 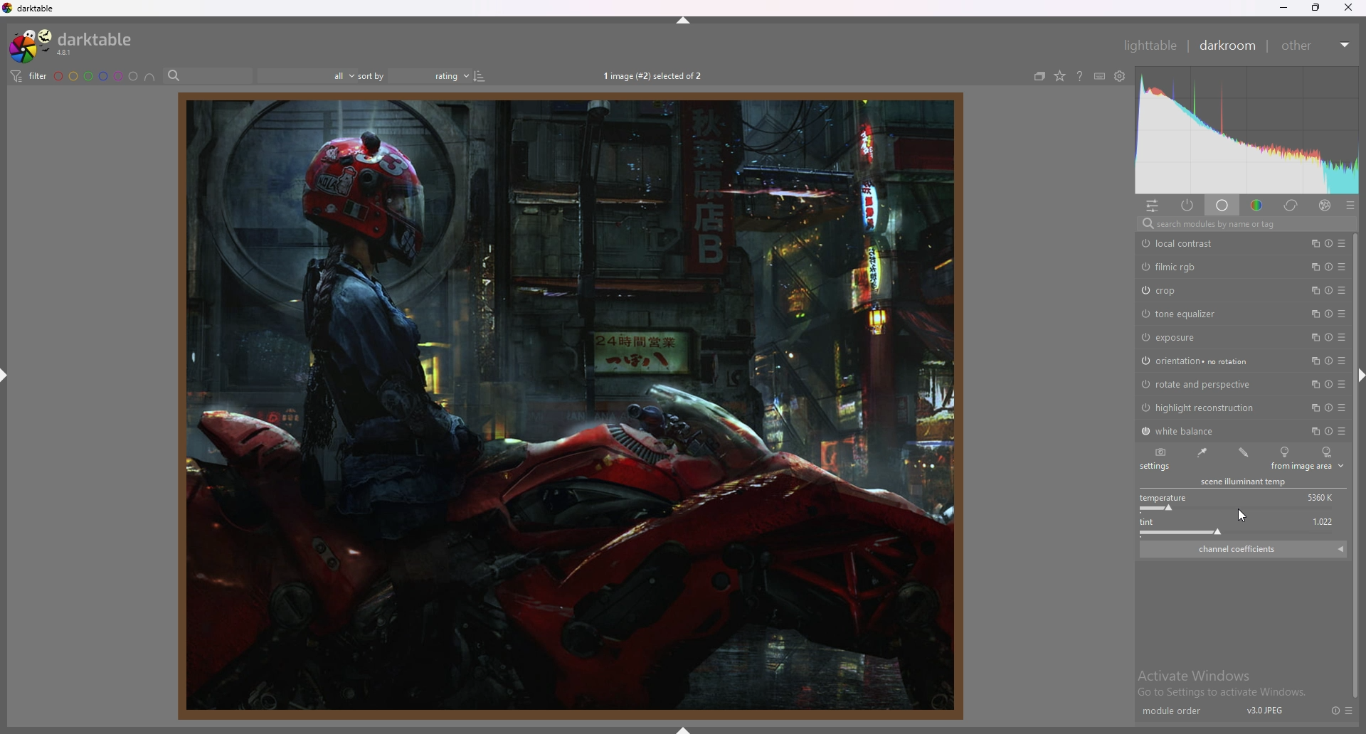 I want to click on filmic rgb, so click(x=1187, y=267).